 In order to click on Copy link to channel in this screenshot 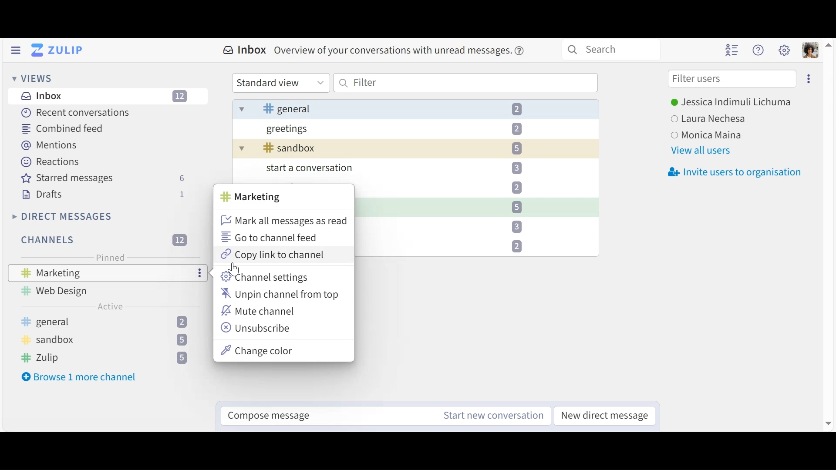, I will do `click(273, 255)`.